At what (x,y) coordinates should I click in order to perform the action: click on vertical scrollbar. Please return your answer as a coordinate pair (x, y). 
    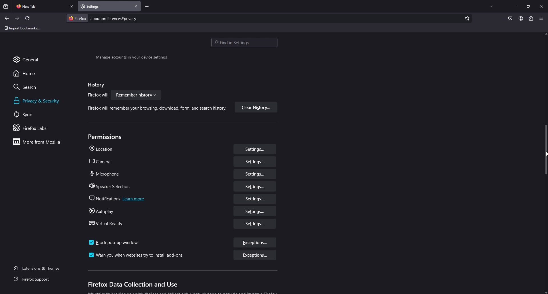
    Looking at the image, I should click on (545, 150).